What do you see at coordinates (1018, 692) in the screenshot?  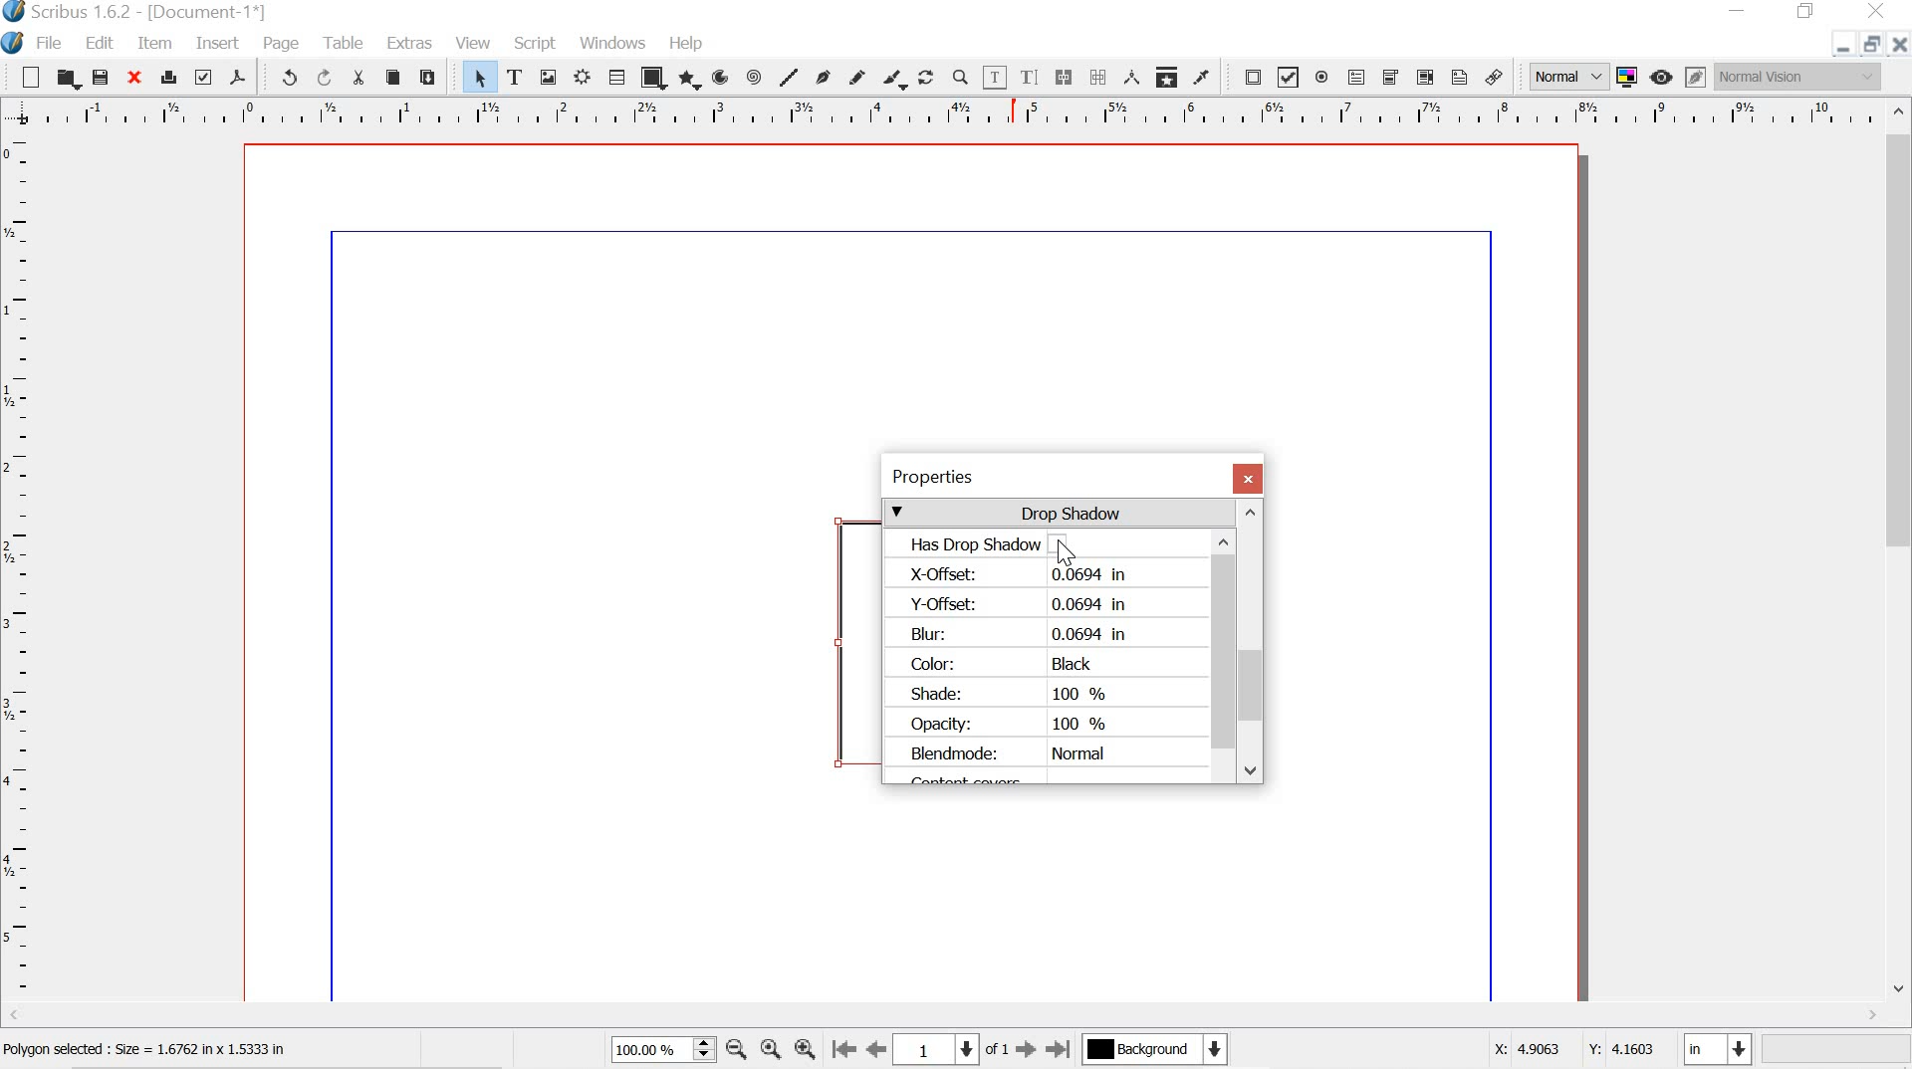 I see `Shade: 100 %` at bounding box center [1018, 692].